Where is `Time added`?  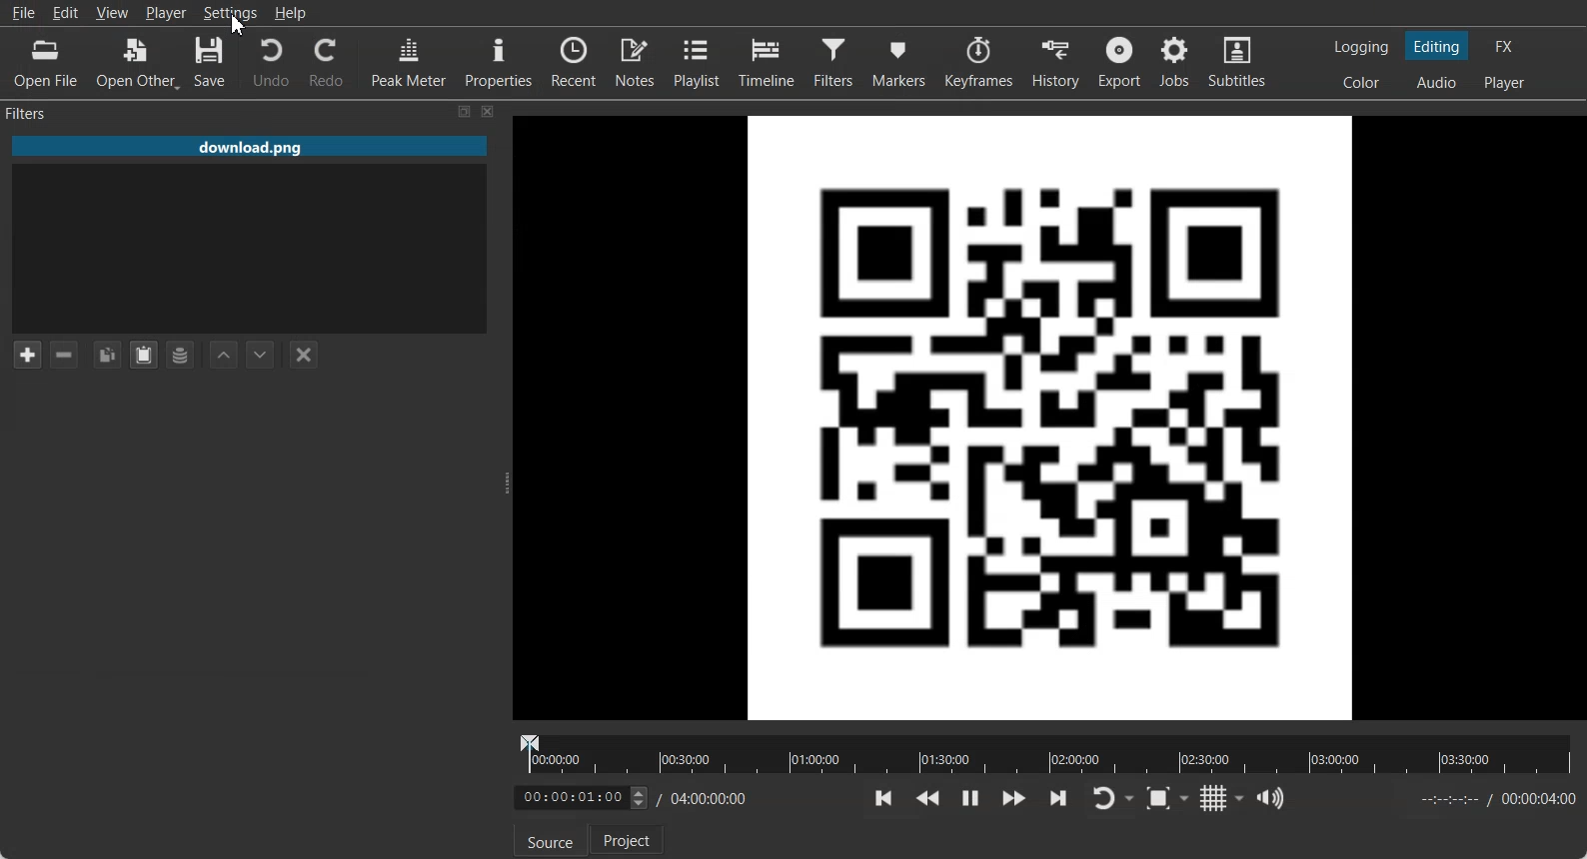
Time added is located at coordinates (631, 798).